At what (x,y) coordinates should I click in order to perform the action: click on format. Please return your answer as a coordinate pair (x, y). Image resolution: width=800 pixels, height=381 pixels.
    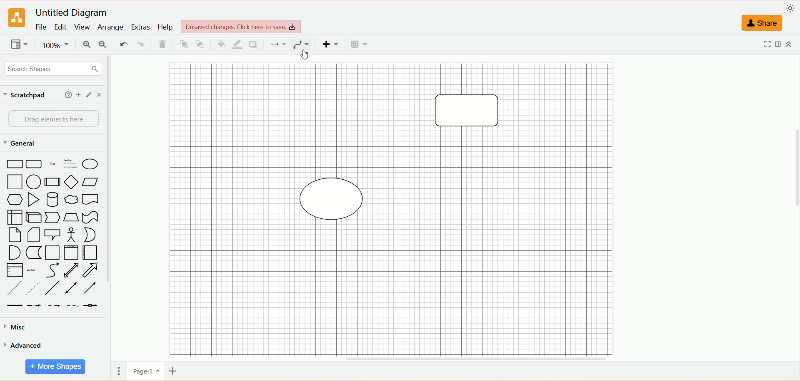
    Looking at the image, I should click on (779, 45).